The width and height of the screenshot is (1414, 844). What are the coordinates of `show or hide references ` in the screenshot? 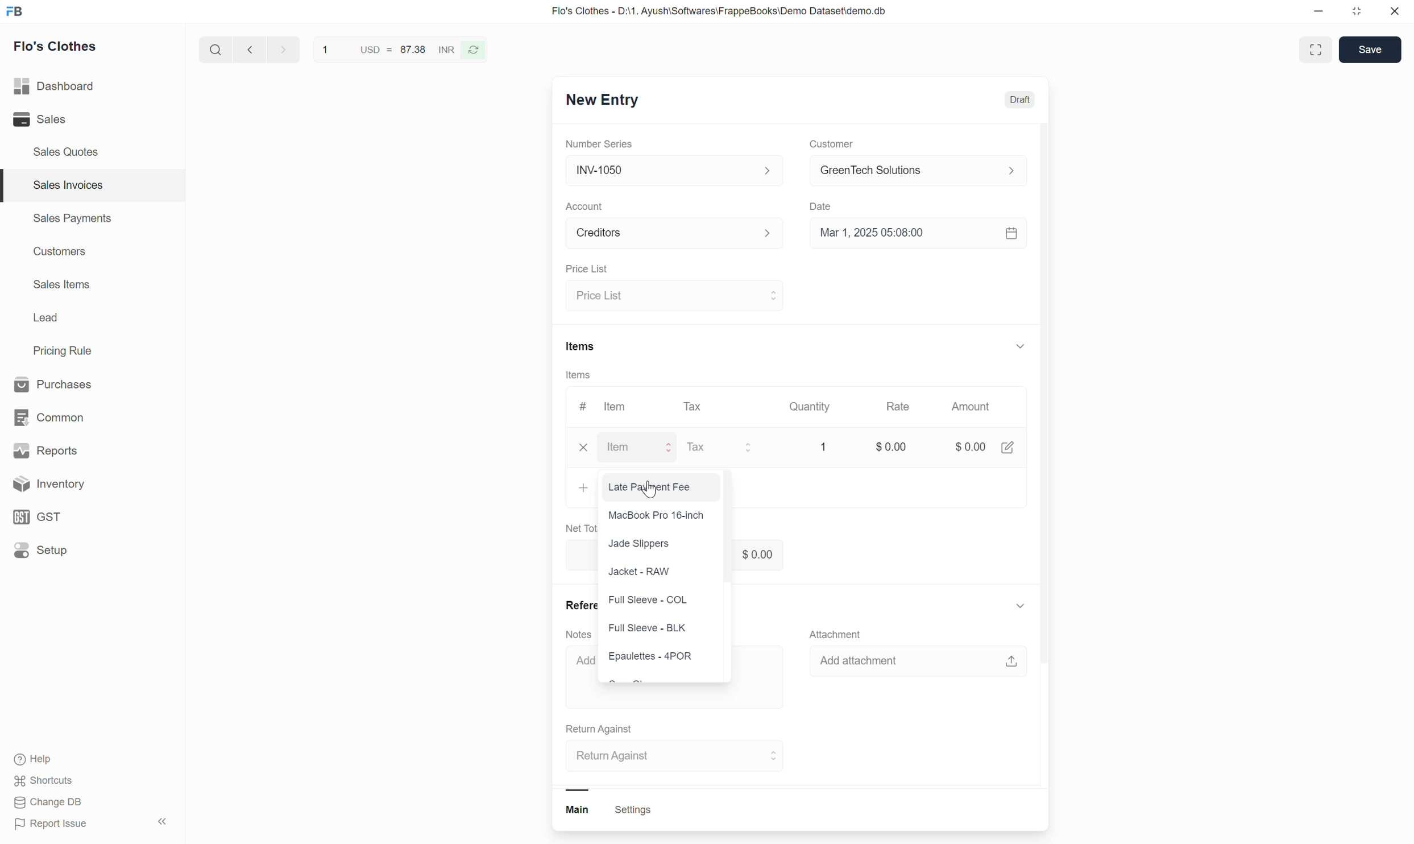 It's located at (1021, 609).